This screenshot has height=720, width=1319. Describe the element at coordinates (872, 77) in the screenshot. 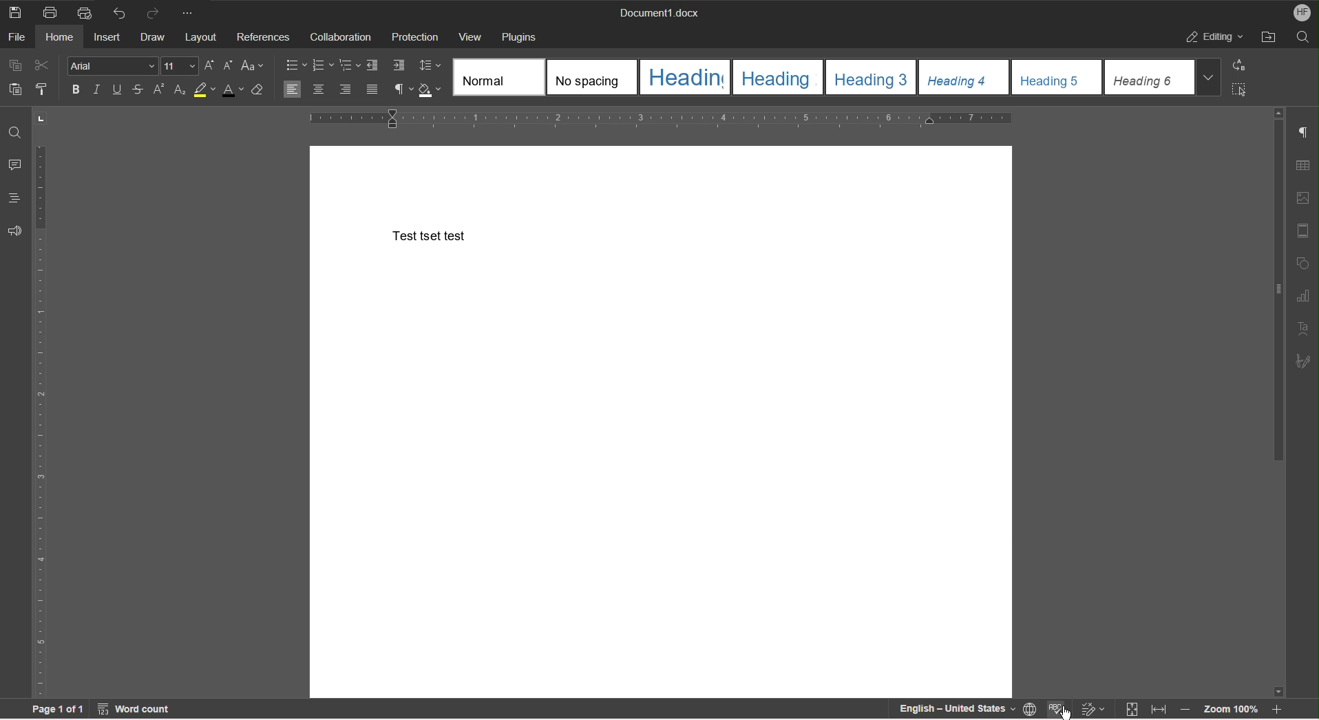

I see `Heading 3` at that location.